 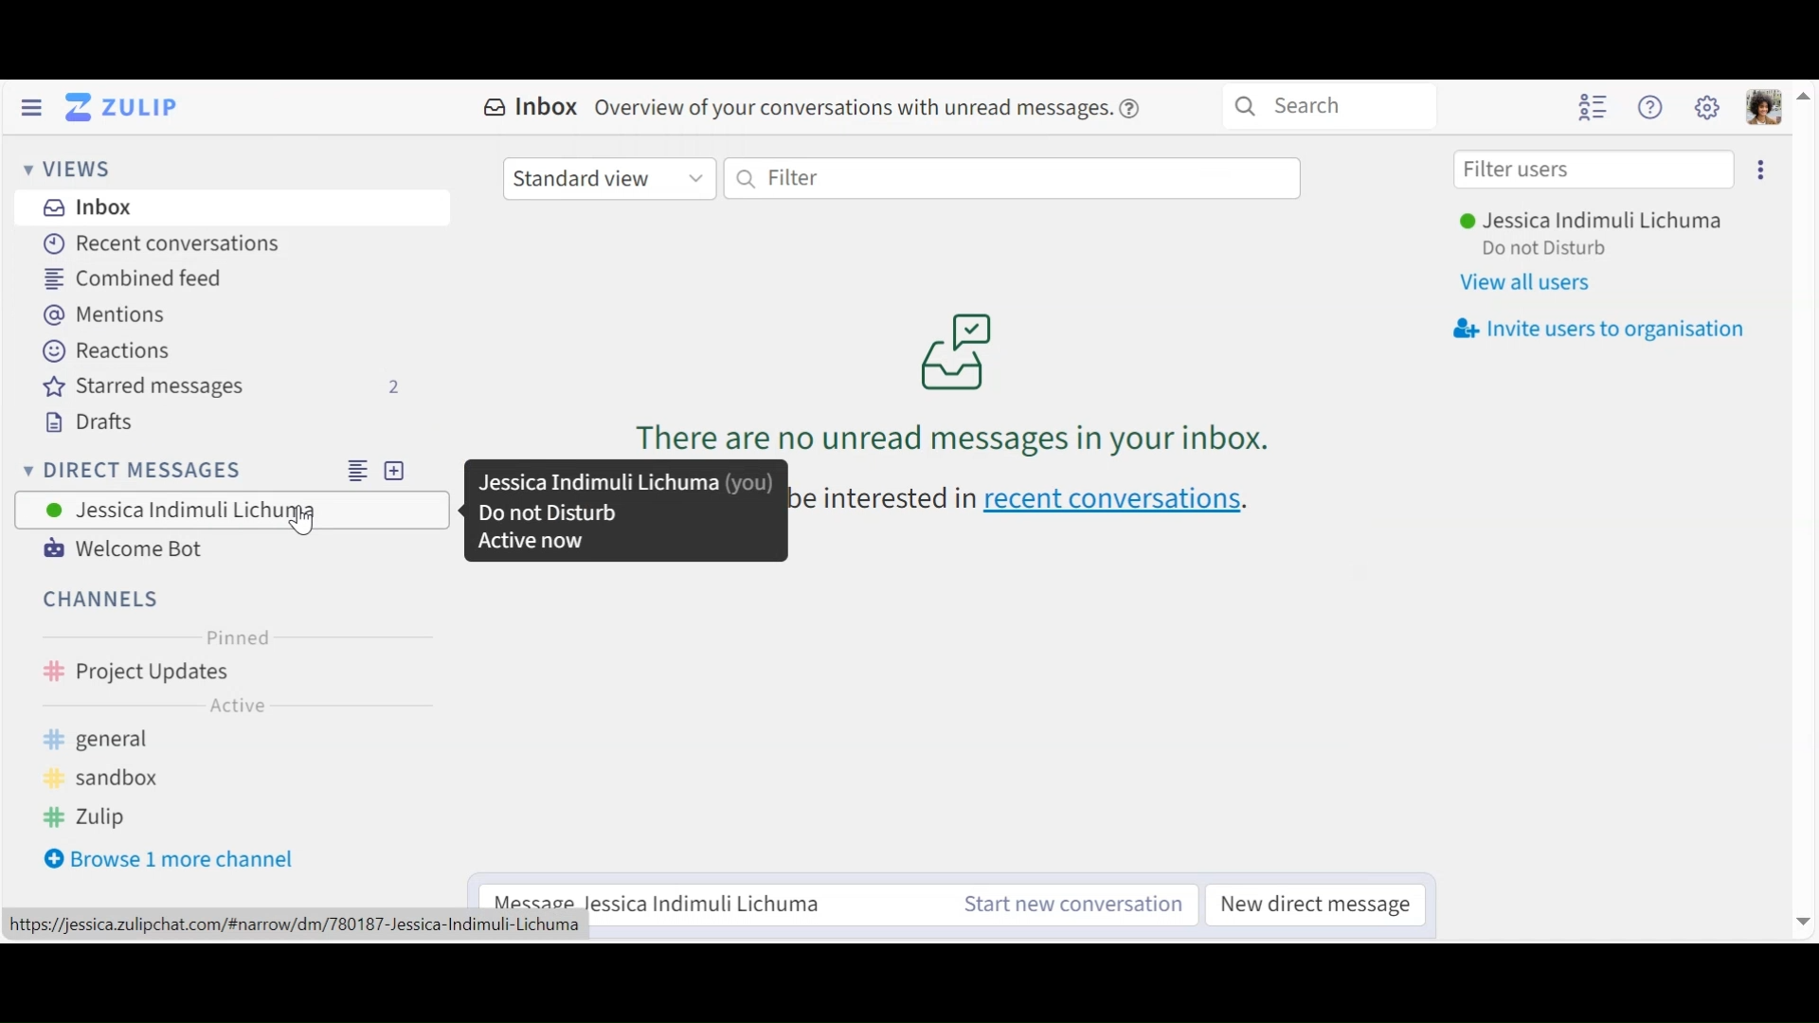 I want to click on User, so click(x=231, y=510).